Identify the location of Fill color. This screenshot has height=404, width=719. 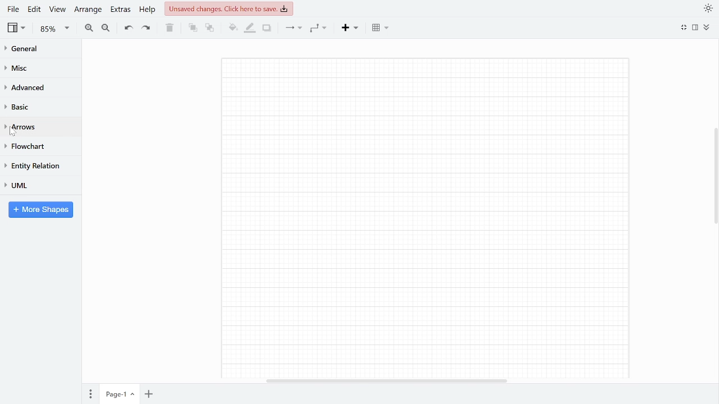
(231, 28).